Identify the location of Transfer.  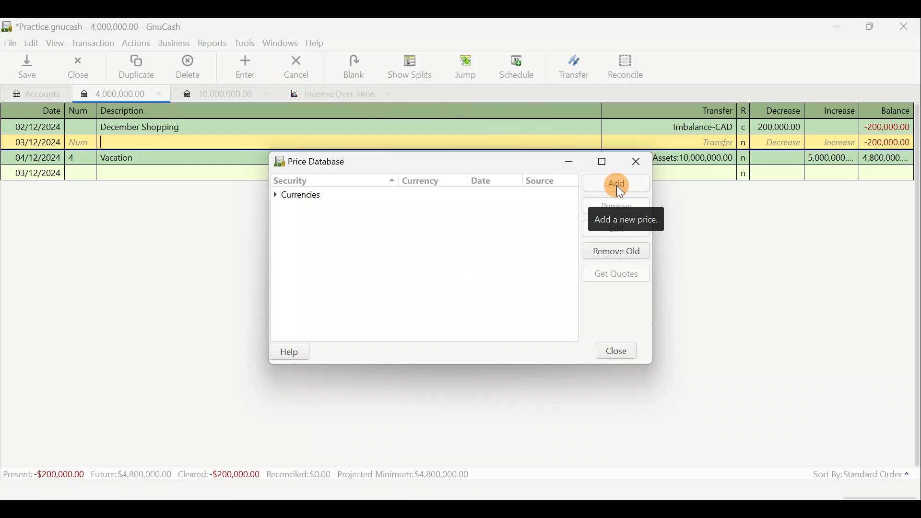
(708, 111).